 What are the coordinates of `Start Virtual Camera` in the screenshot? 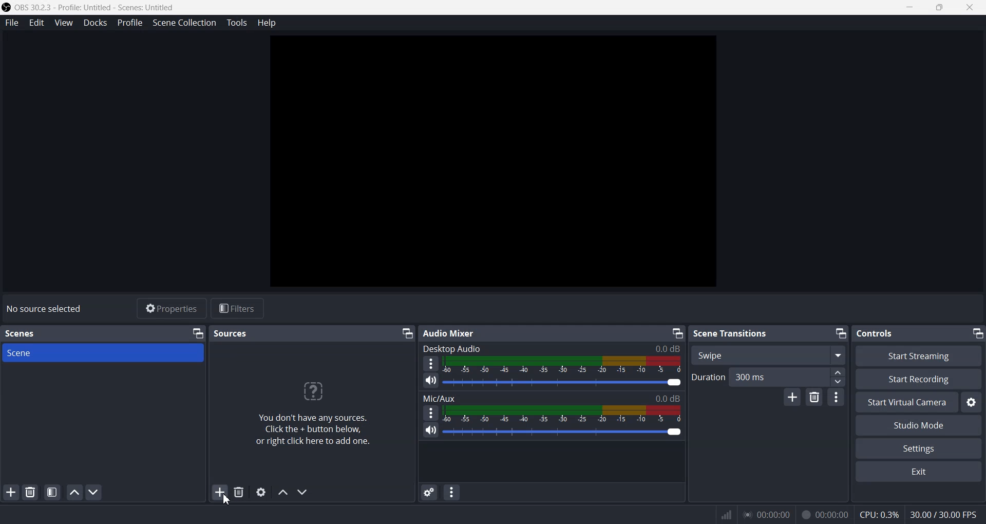 It's located at (905, 402).